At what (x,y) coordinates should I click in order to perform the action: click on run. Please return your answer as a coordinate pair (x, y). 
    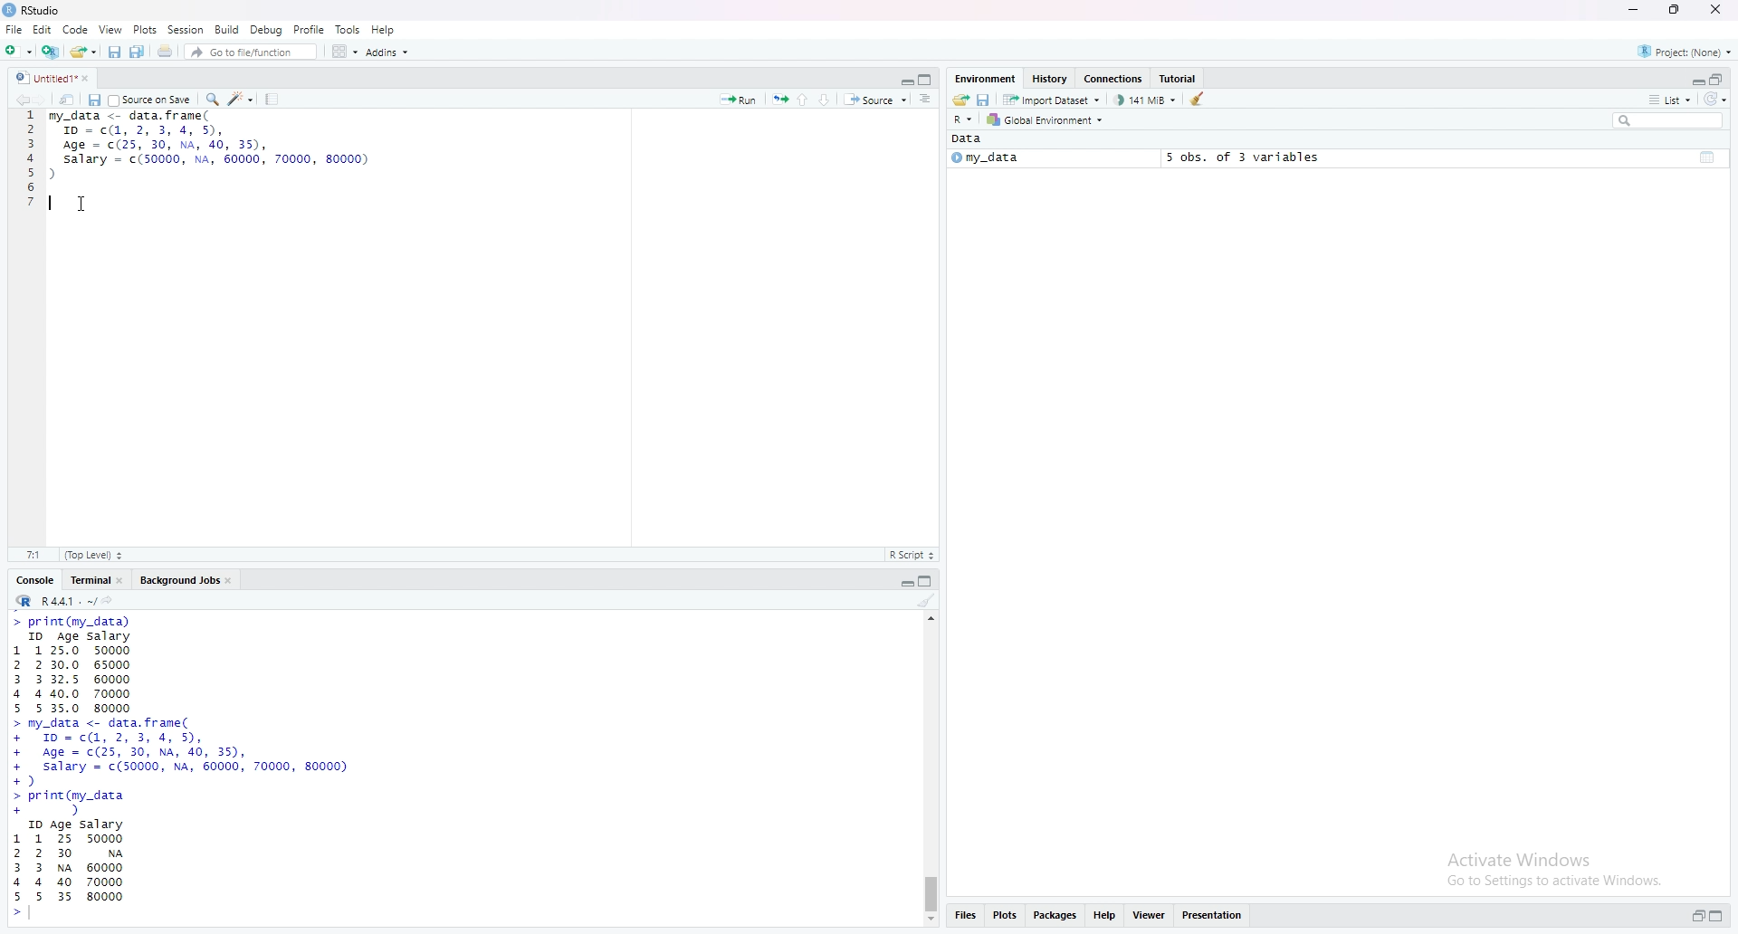
    Looking at the image, I should click on (738, 100).